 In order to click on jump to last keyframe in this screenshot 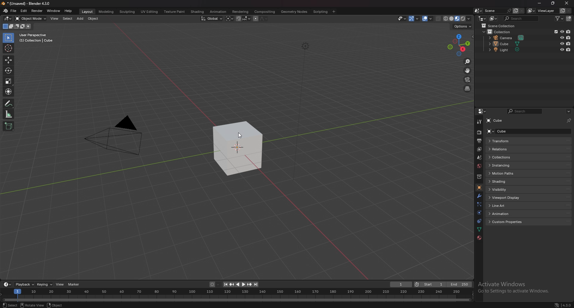, I will do `click(249, 284)`.